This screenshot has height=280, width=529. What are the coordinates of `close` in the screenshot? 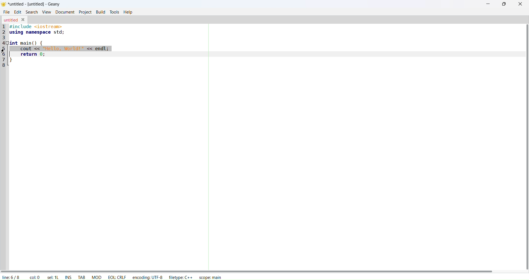 It's located at (520, 4).